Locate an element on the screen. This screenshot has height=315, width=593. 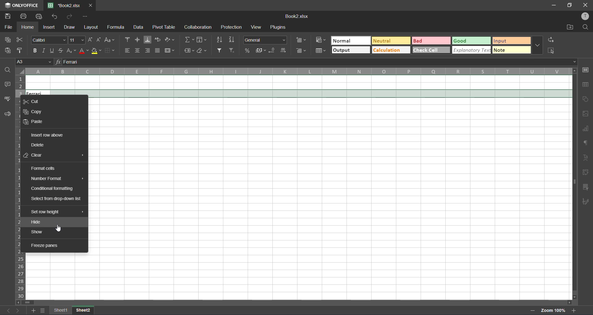
formula is located at coordinates (116, 27).